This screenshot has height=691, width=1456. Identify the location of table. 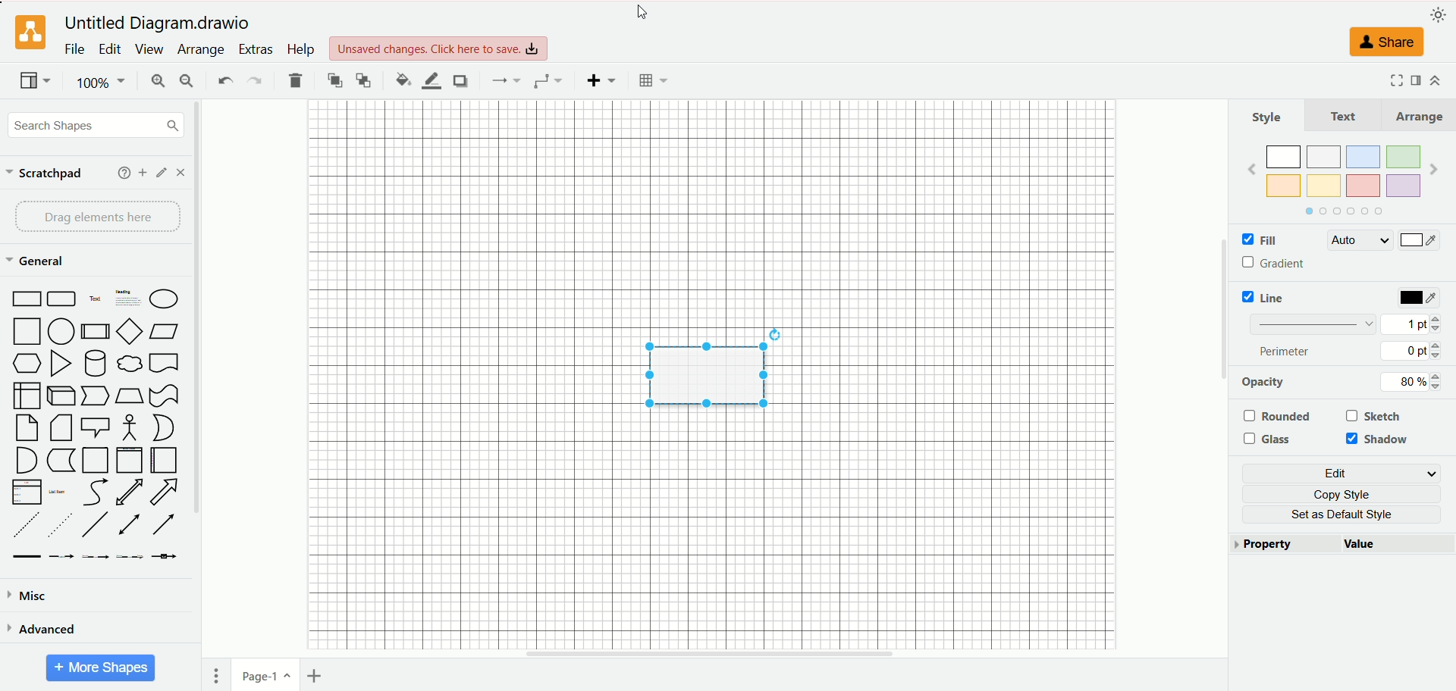
(653, 80).